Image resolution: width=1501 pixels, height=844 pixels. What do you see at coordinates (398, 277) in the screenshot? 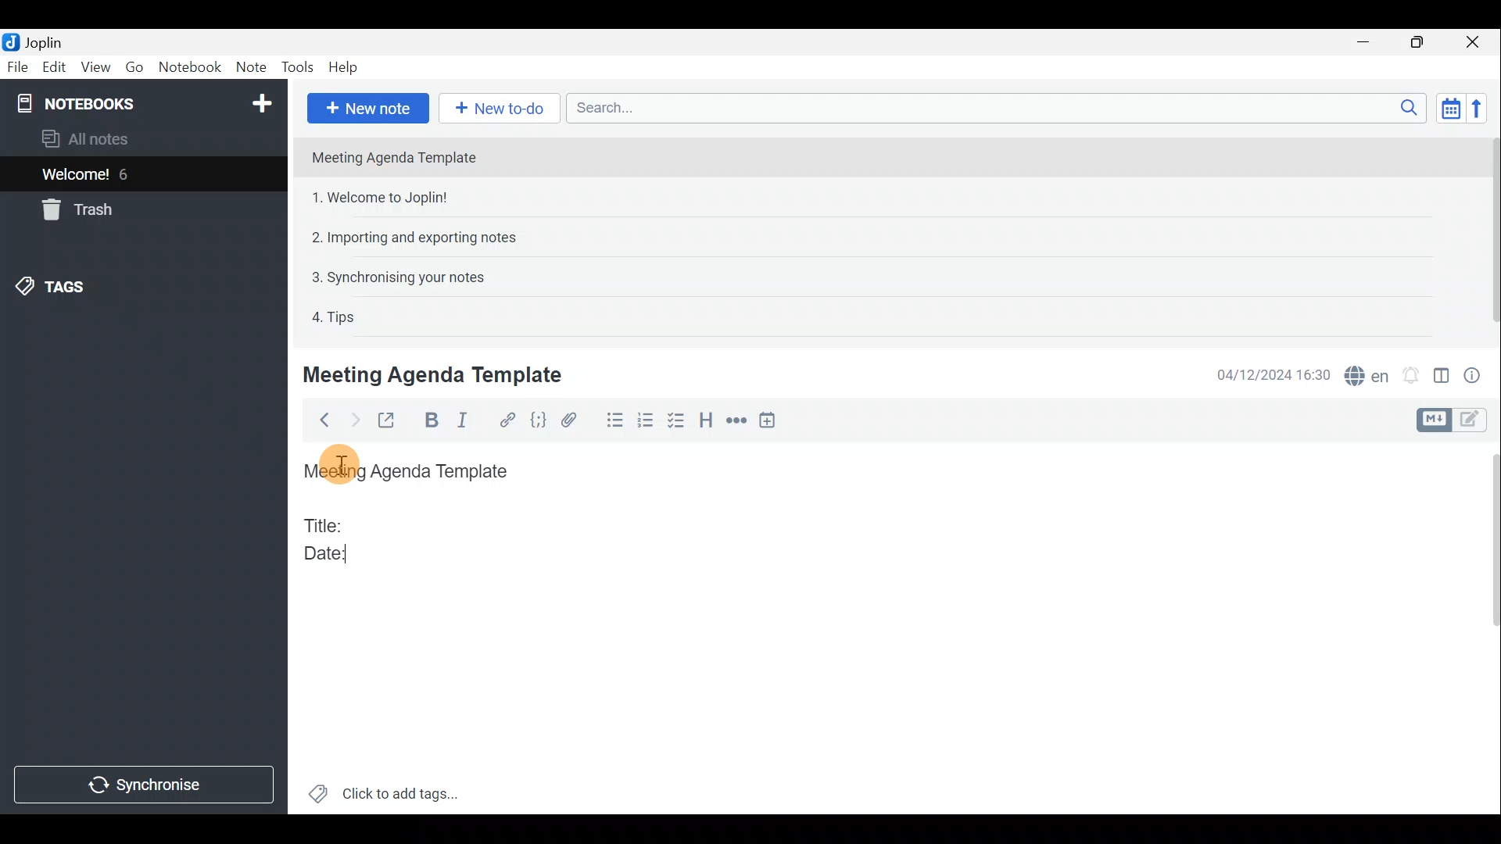
I see `3. Synchronising your notes` at bounding box center [398, 277].